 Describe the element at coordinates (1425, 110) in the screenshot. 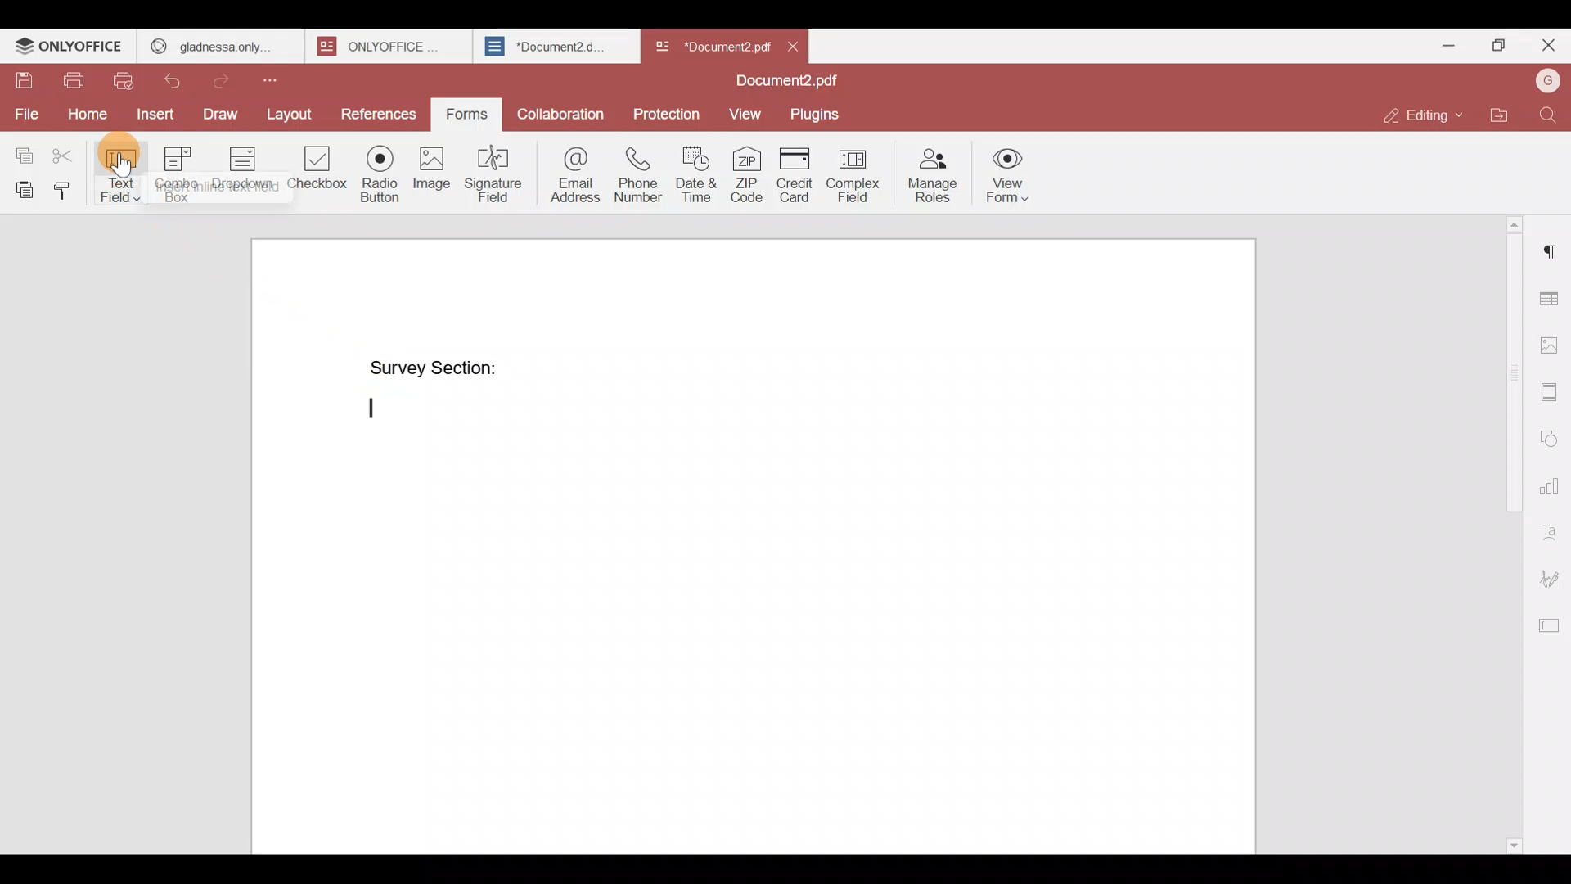

I see `Editing mode` at that location.